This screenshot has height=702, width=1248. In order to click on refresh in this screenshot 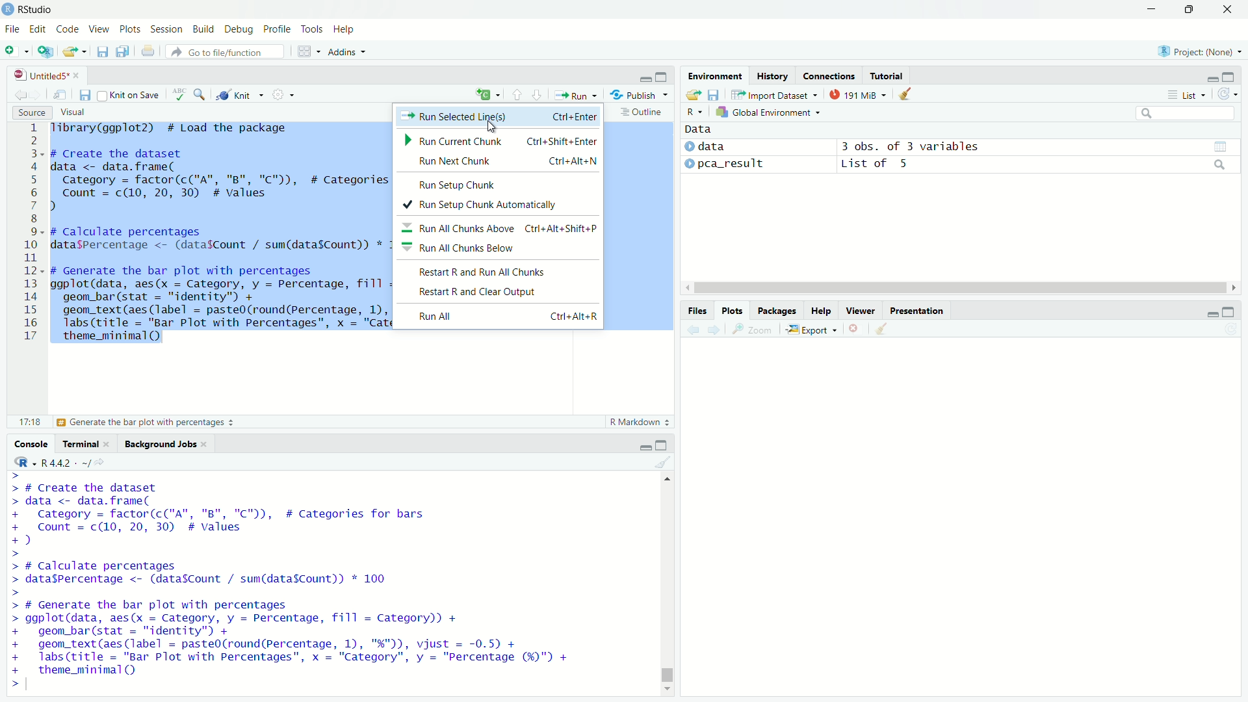, I will do `click(1226, 93)`.